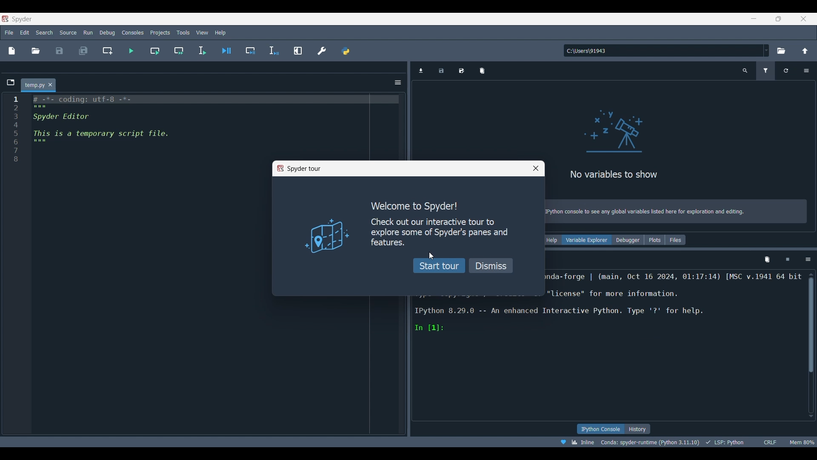 This screenshot has height=460, width=817. I want to click on history, so click(641, 428).